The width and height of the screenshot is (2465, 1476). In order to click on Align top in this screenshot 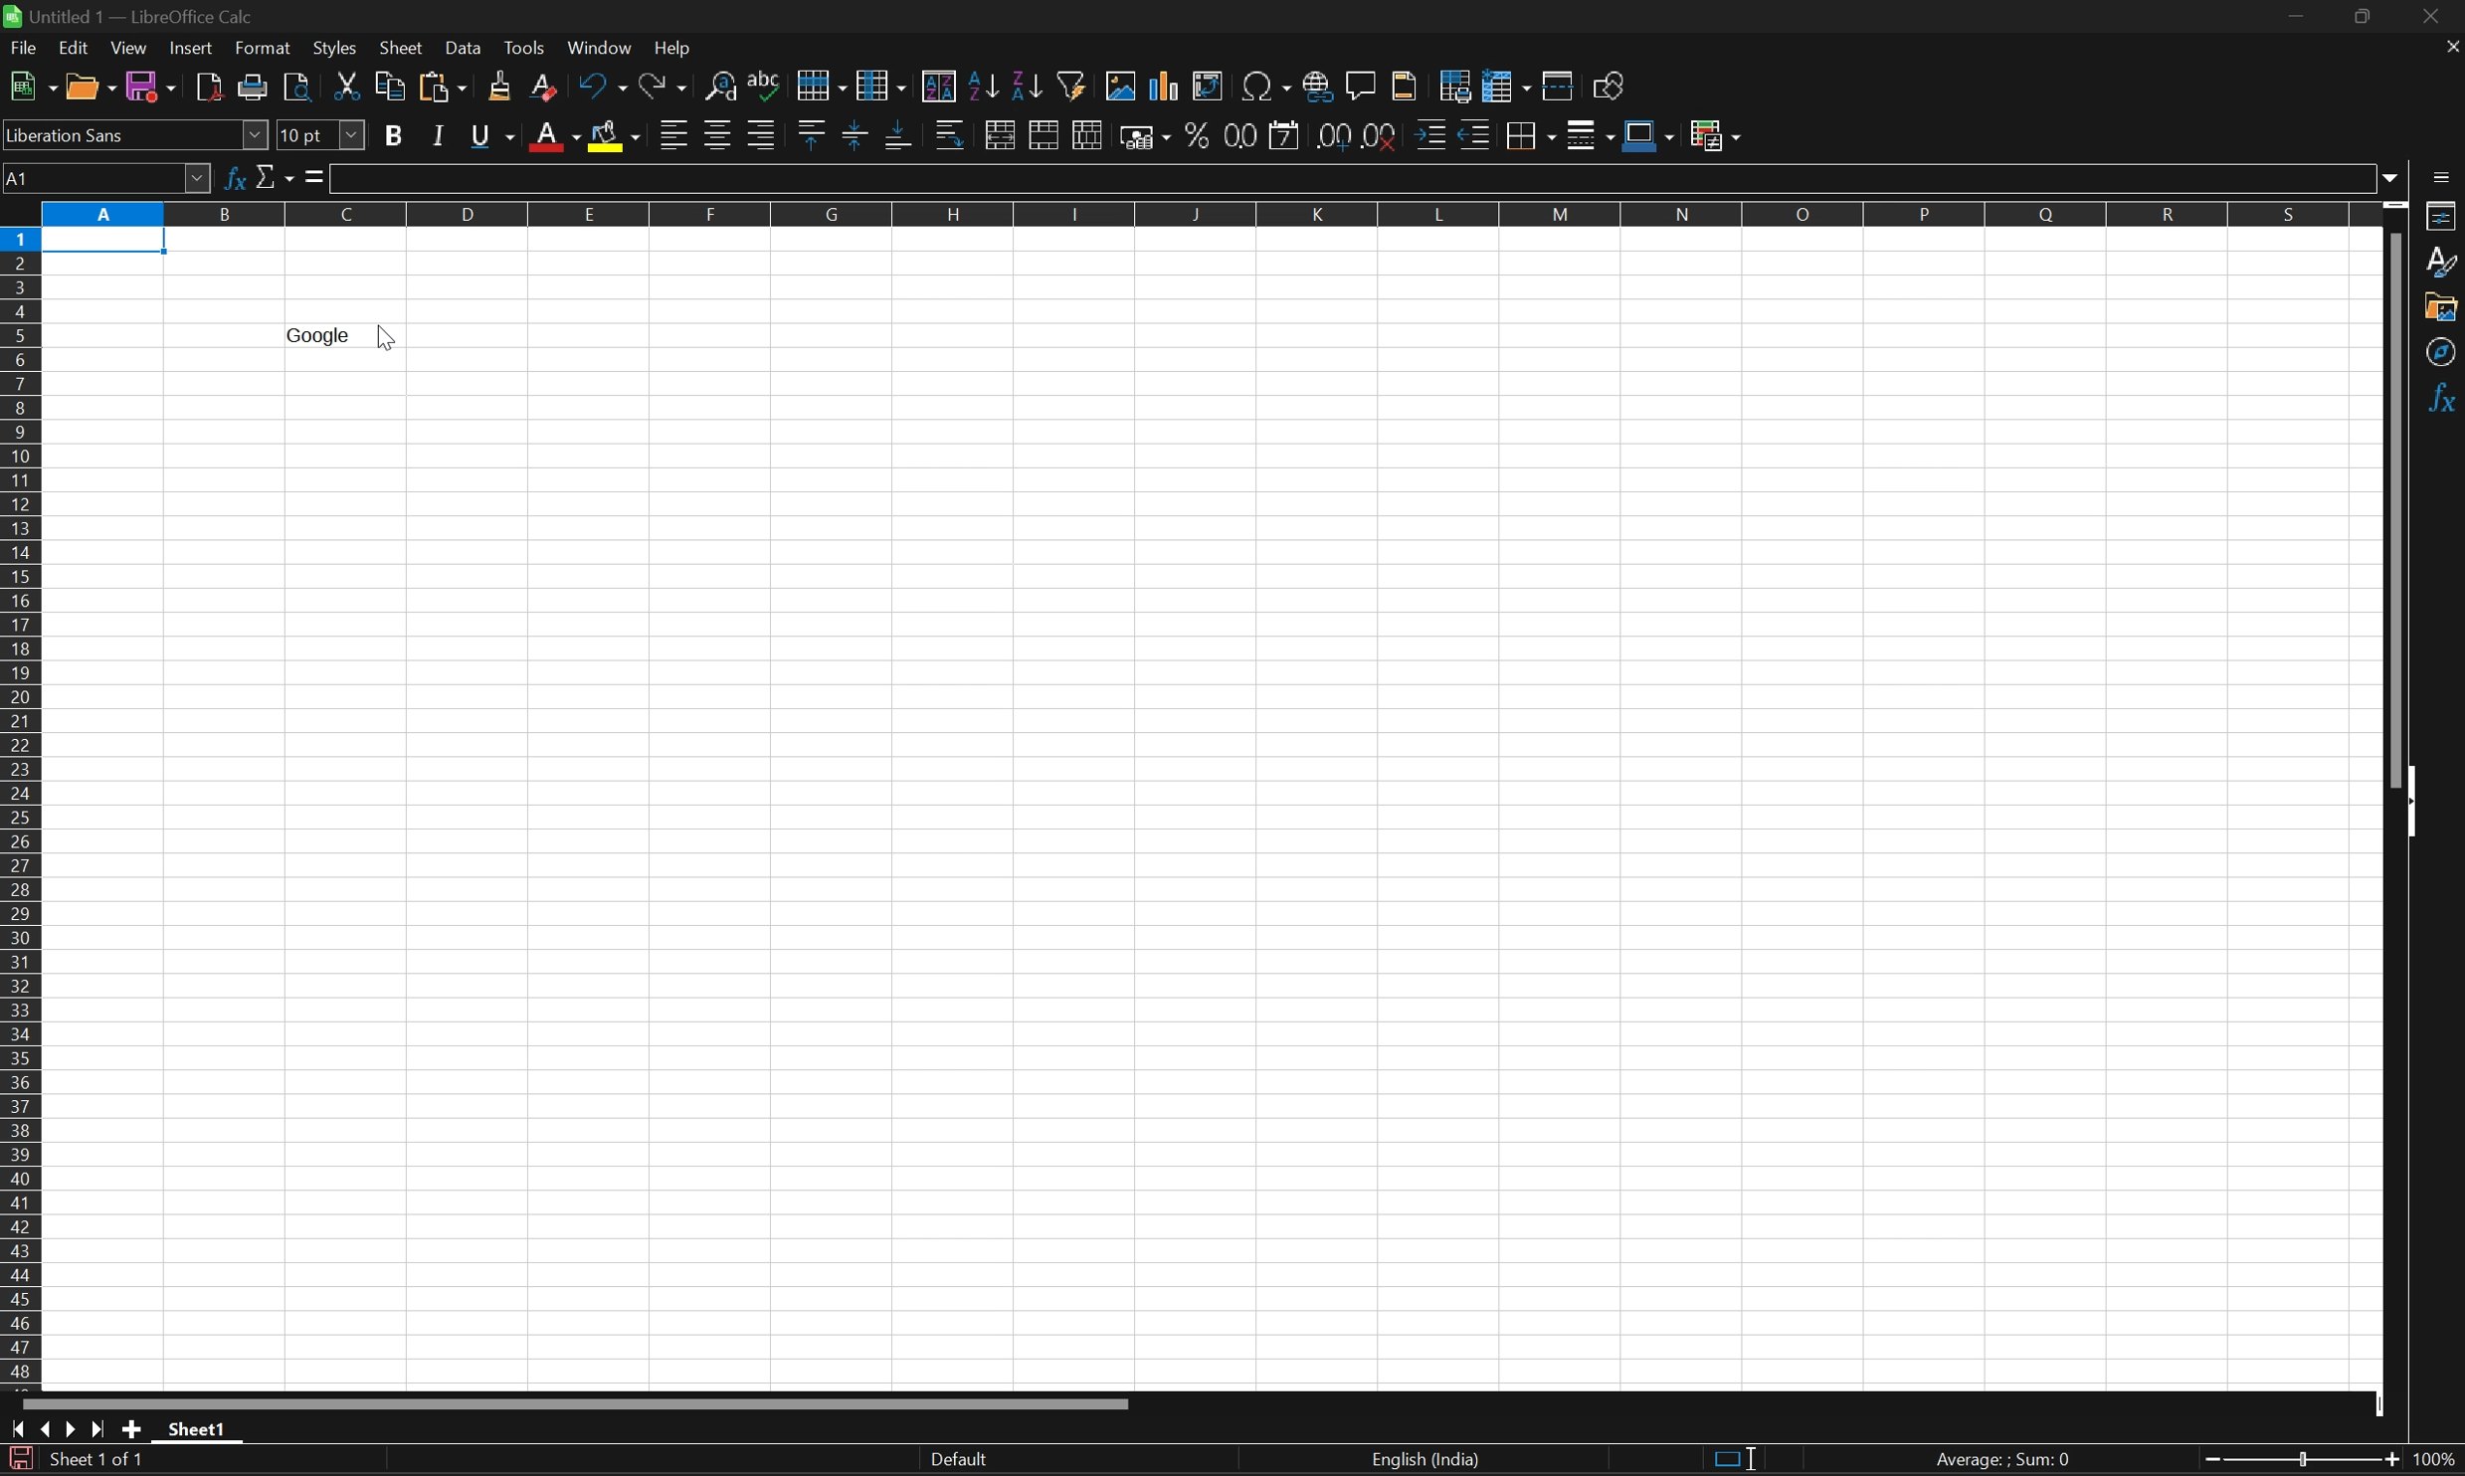, I will do `click(813, 130)`.